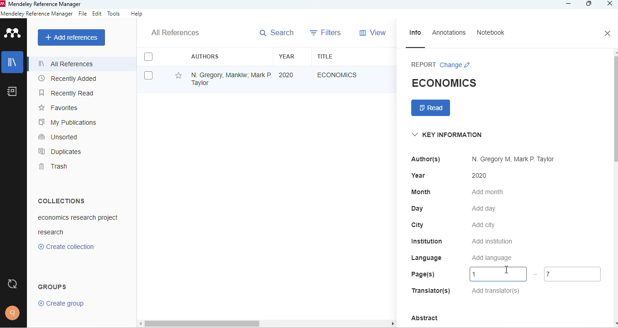 The height and width of the screenshot is (328, 618). I want to click on cursor, so click(506, 269).